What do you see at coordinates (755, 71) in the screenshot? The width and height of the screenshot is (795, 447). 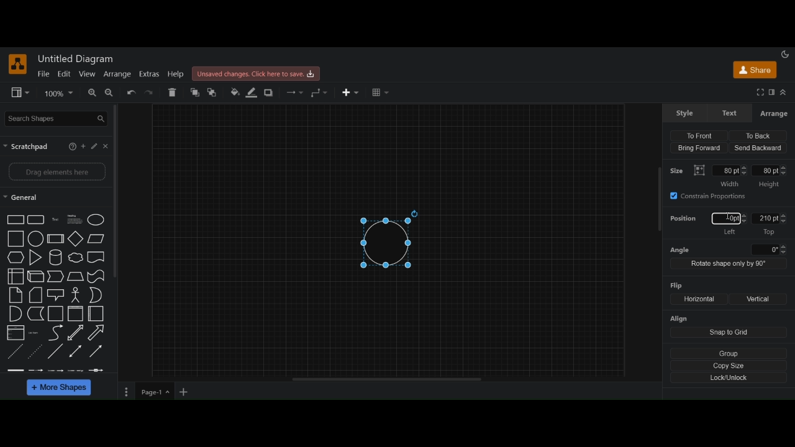 I see `share` at bounding box center [755, 71].